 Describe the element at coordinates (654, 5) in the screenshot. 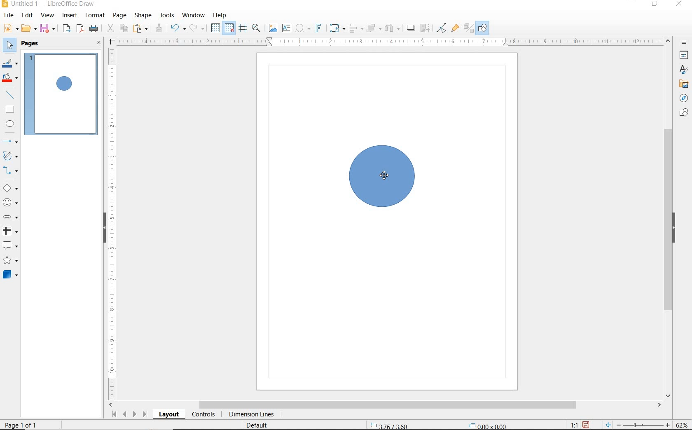

I see `RESTORE DOWN` at that location.